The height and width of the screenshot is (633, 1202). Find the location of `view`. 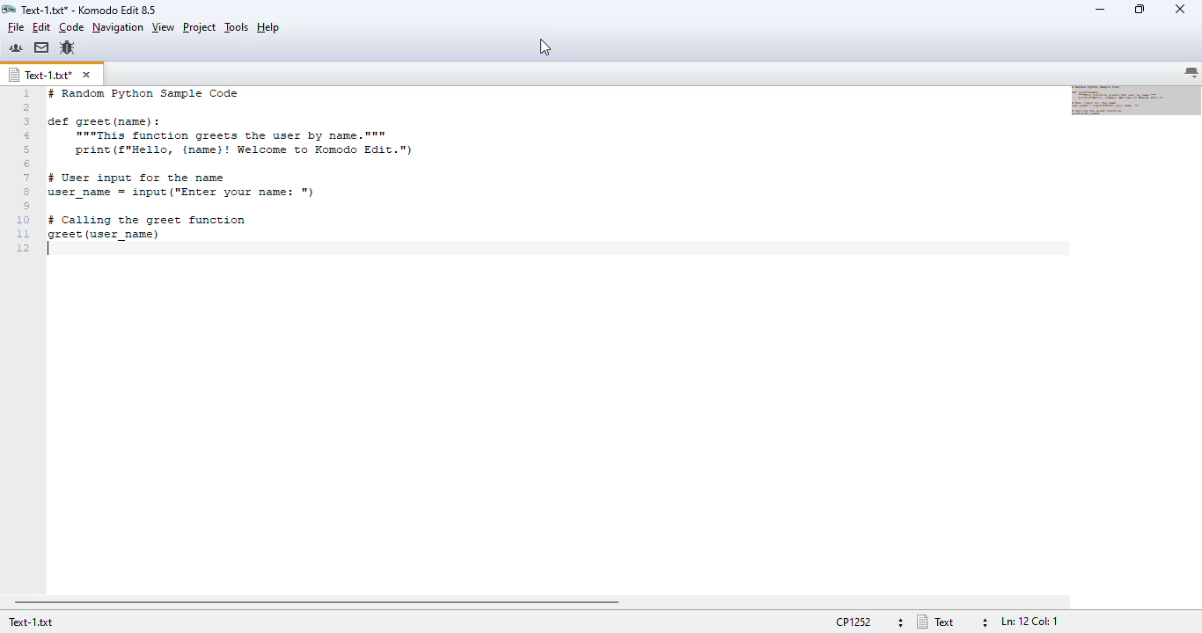

view is located at coordinates (163, 27).